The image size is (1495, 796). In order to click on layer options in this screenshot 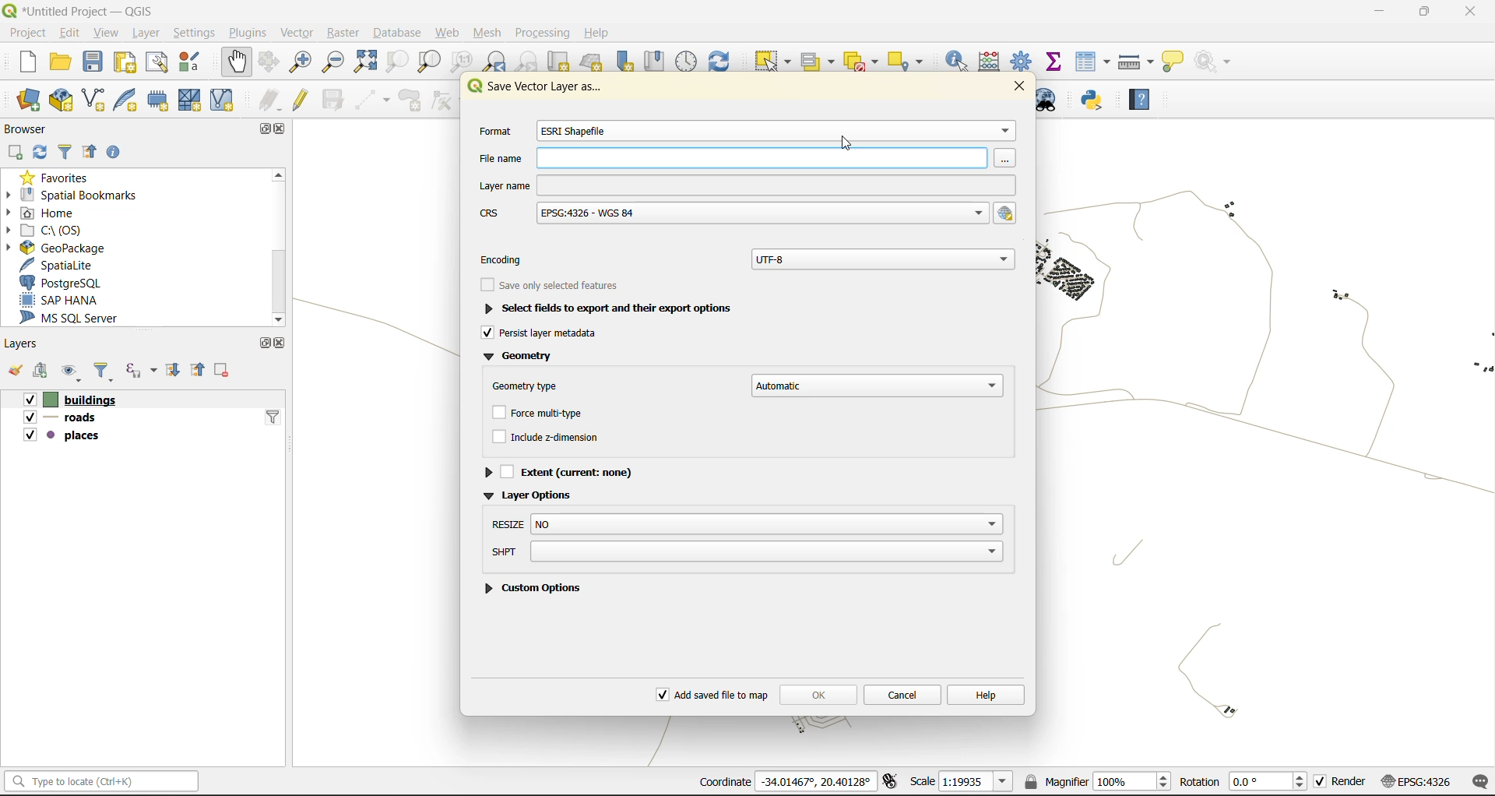, I will do `click(529, 497)`.